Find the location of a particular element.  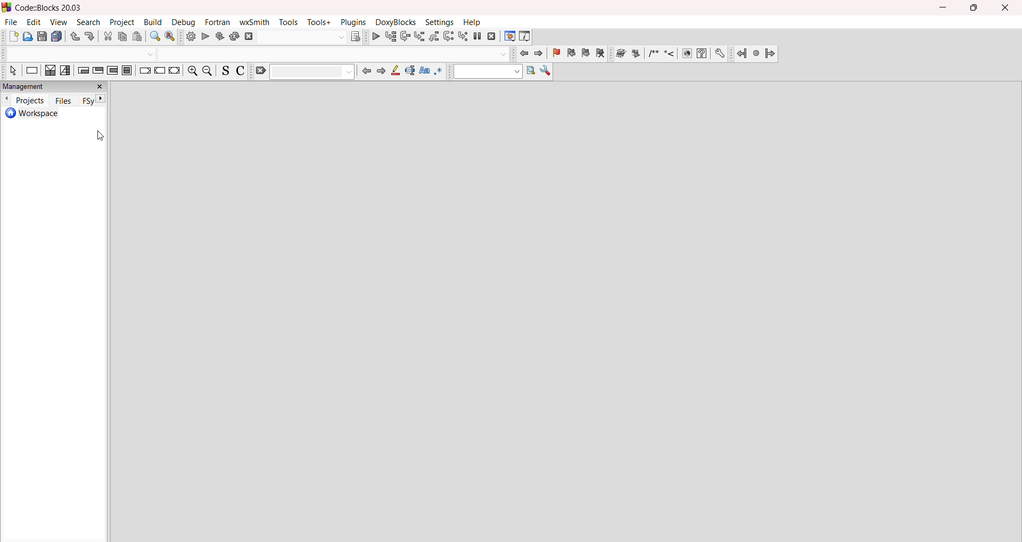

Last jump is located at coordinates (756, 53).